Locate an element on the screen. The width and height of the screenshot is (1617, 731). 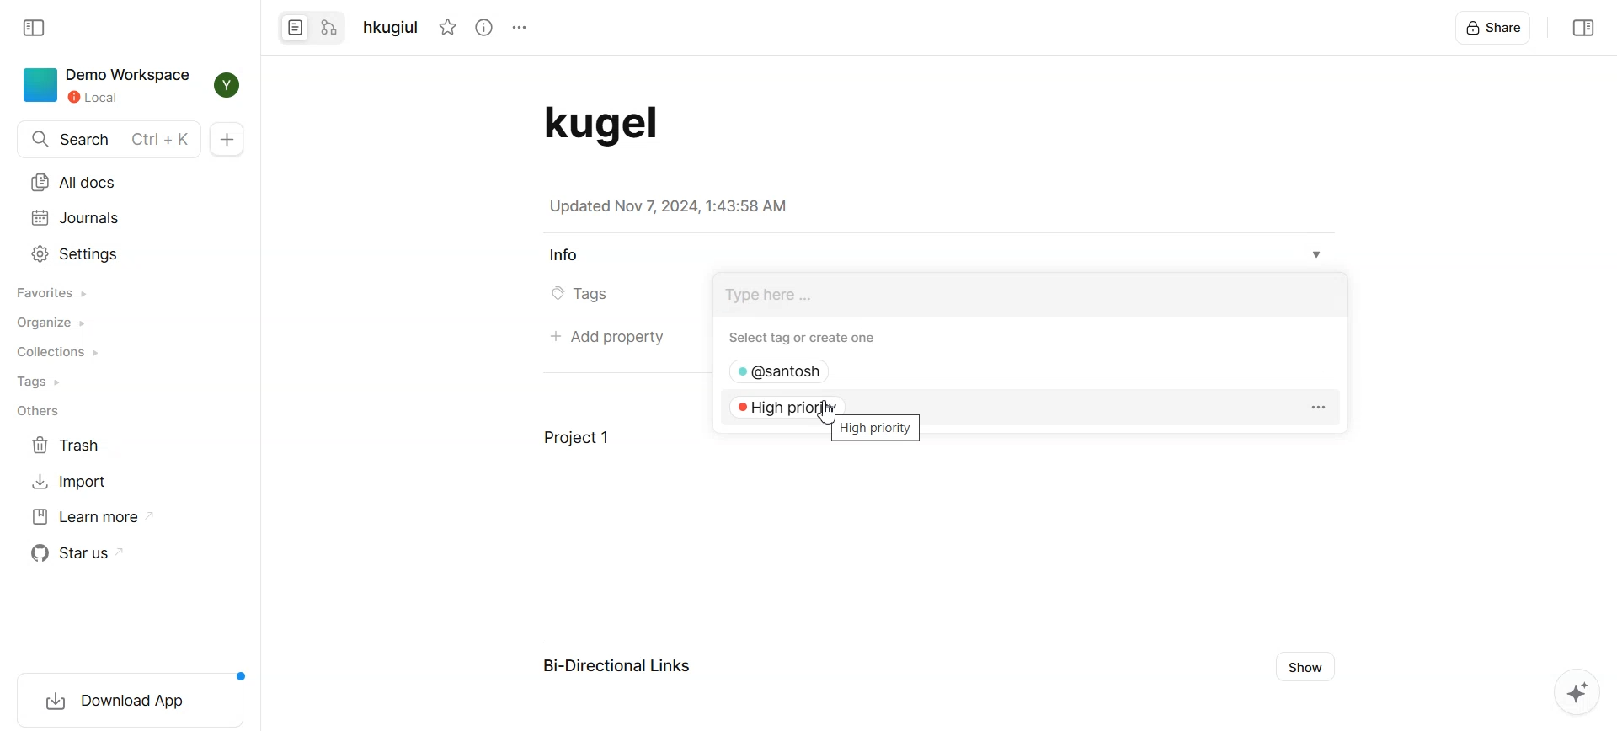
Convert to page is located at coordinates (296, 29).